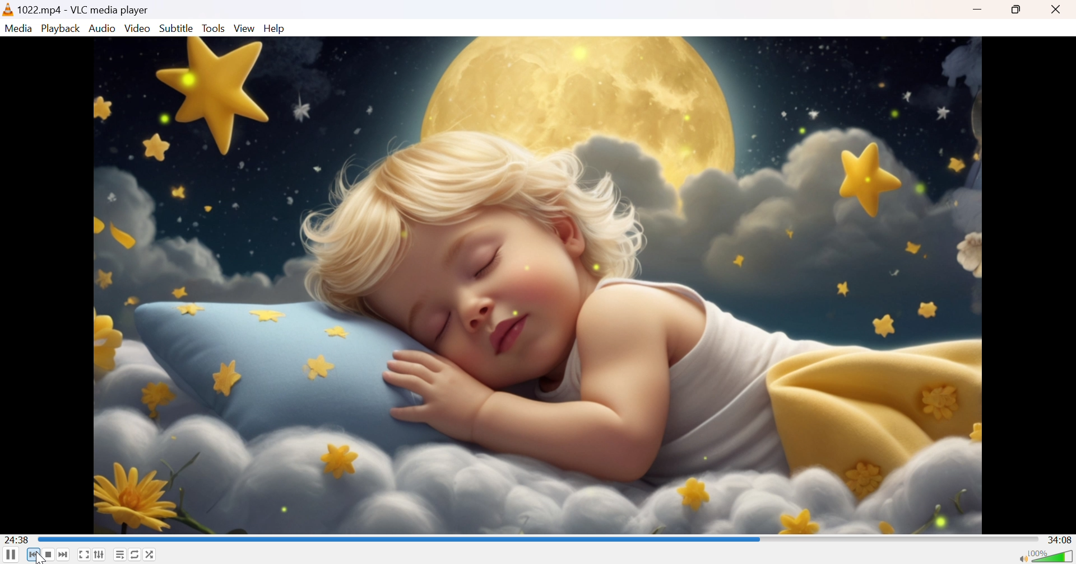 The height and width of the screenshot is (564, 1076). Describe the element at coordinates (11, 554) in the screenshot. I see `Pause the playback` at that location.